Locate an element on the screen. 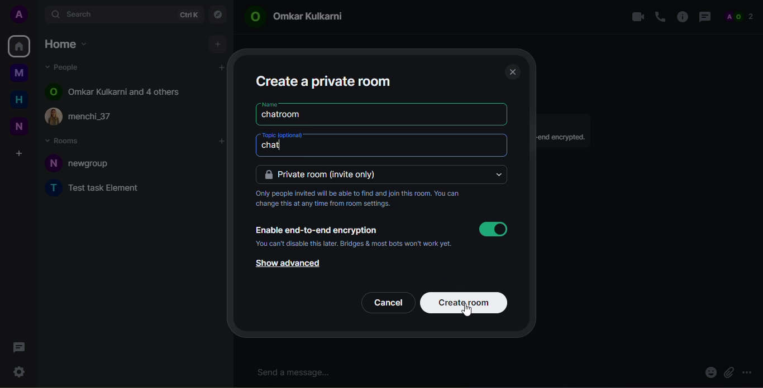 The width and height of the screenshot is (763, 388). emoji is located at coordinates (709, 374).